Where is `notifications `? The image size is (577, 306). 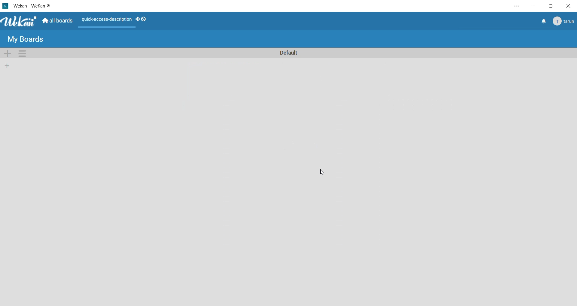 notifications  is located at coordinates (543, 22).